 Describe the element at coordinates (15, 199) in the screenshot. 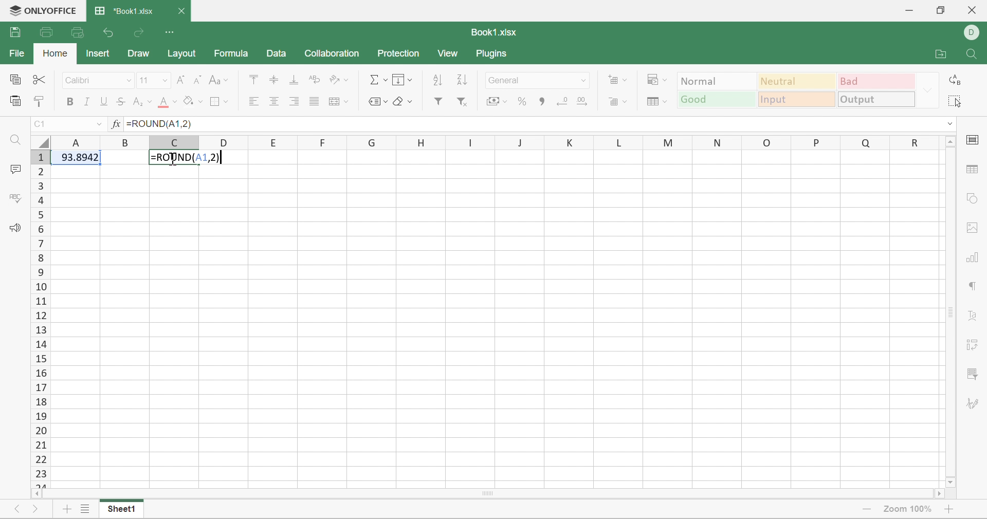

I see `Check Spelling` at that location.